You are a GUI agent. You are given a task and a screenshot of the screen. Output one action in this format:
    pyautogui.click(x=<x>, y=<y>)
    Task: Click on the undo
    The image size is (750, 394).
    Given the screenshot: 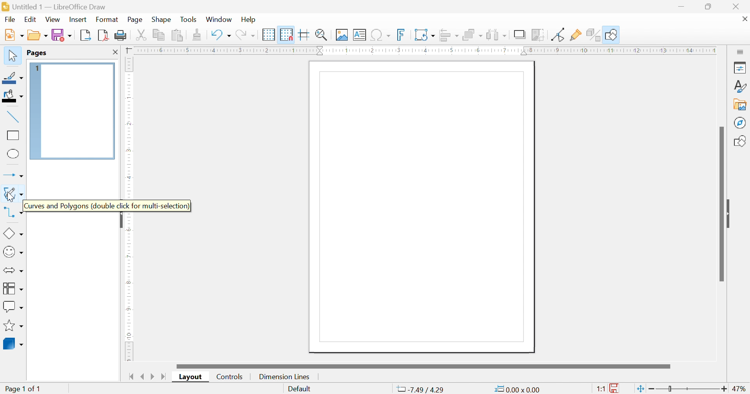 What is the action you would take?
    pyautogui.click(x=221, y=35)
    